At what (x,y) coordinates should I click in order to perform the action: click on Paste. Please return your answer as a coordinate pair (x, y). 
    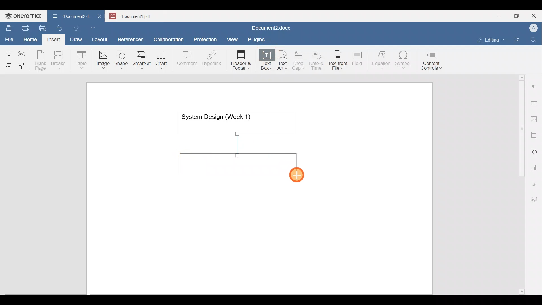
    Looking at the image, I should click on (7, 64).